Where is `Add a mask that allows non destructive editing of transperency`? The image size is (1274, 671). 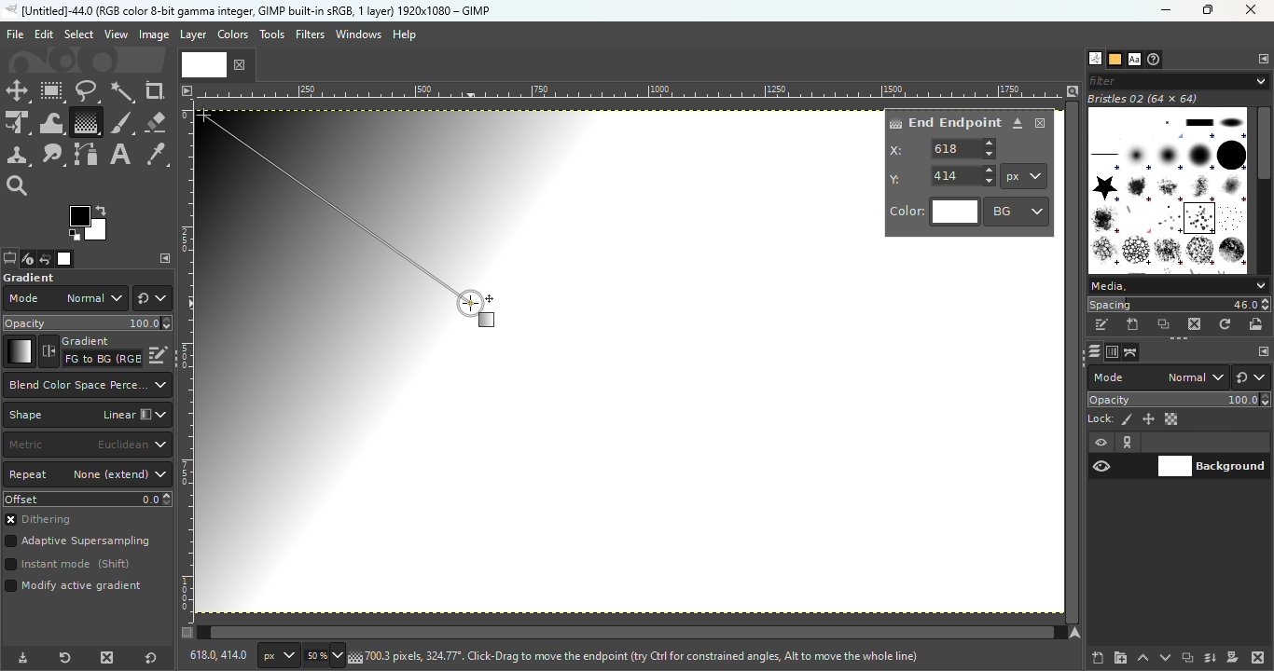
Add a mask that allows non destructive editing of transperency is located at coordinates (1233, 657).